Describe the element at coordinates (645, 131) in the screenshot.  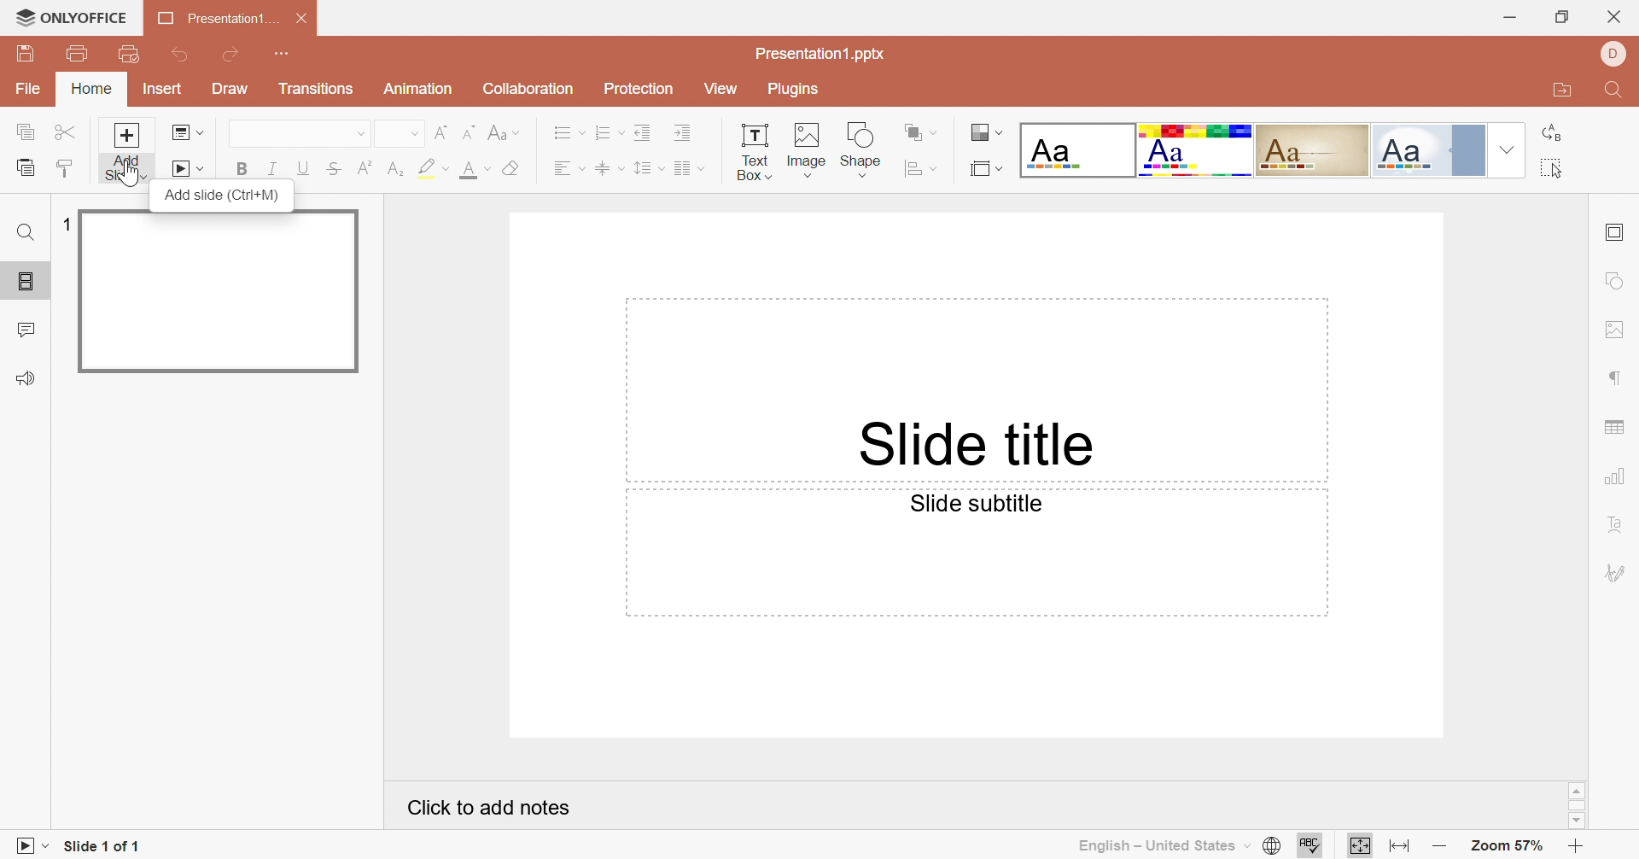
I see `Decrease Indent` at that location.